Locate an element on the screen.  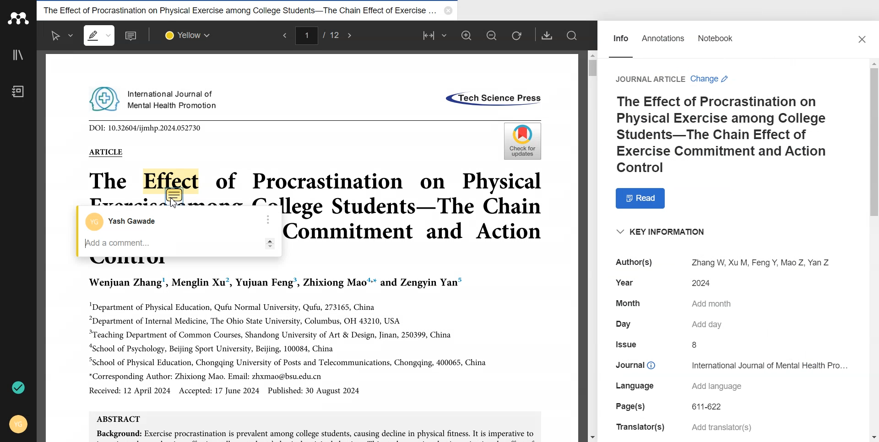
Language Add language is located at coordinates (678, 387).